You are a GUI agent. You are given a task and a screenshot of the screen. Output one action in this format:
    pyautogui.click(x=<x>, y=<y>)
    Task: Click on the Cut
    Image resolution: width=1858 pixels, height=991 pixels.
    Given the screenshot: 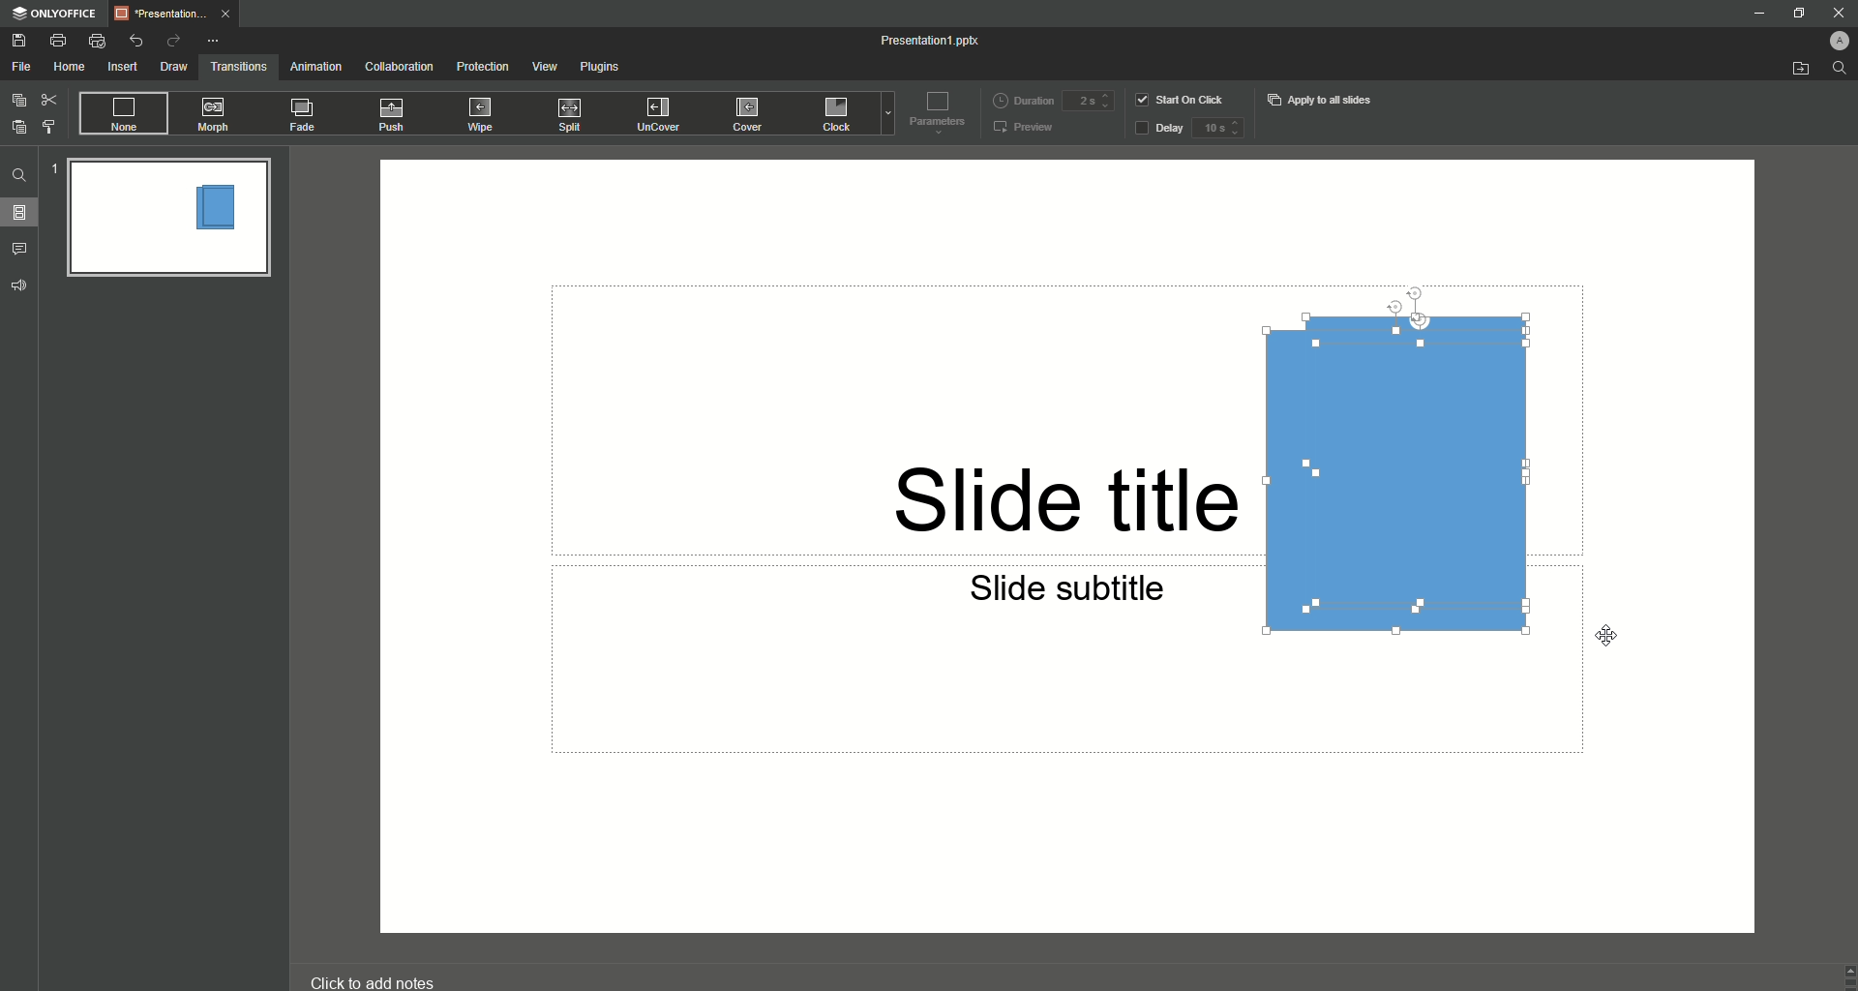 What is the action you would take?
    pyautogui.click(x=49, y=99)
    